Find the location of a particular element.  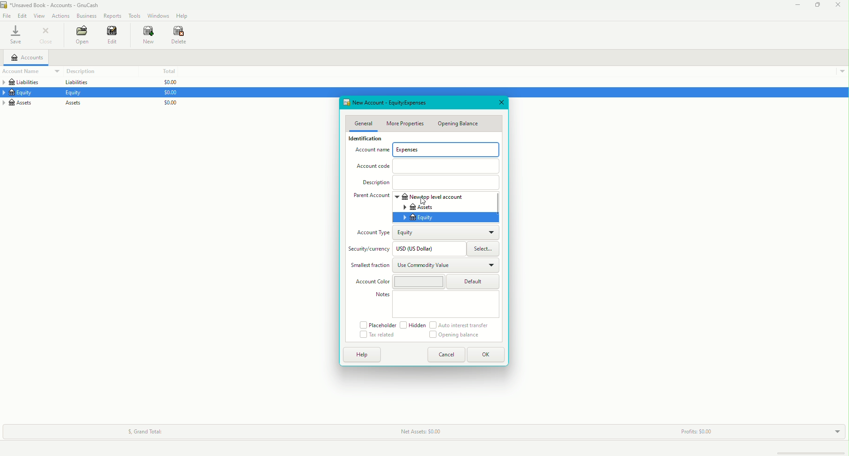

Edit is located at coordinates (21, 15).